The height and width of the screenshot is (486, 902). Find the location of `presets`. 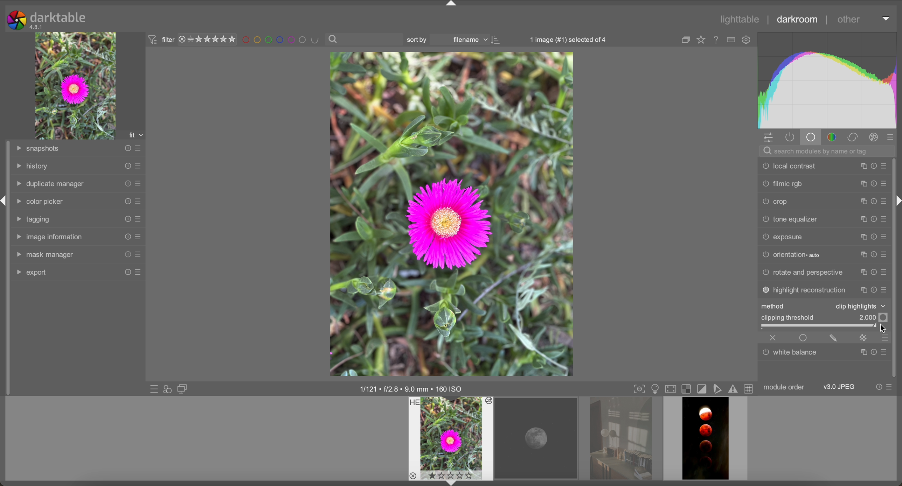

presets is located at coordinates (885, 166).